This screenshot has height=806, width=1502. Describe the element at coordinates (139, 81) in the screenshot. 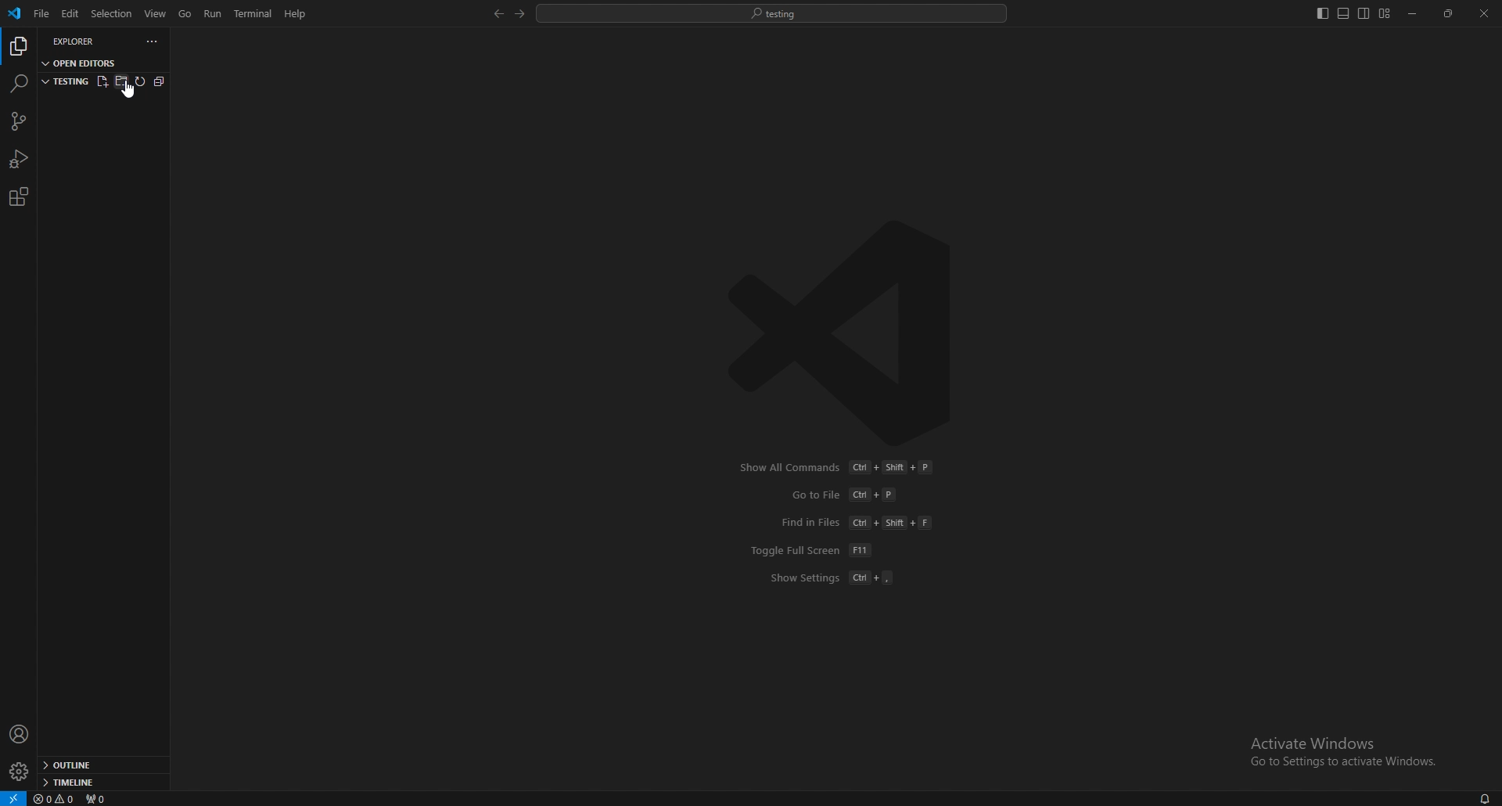

I see `refresh` at that location.